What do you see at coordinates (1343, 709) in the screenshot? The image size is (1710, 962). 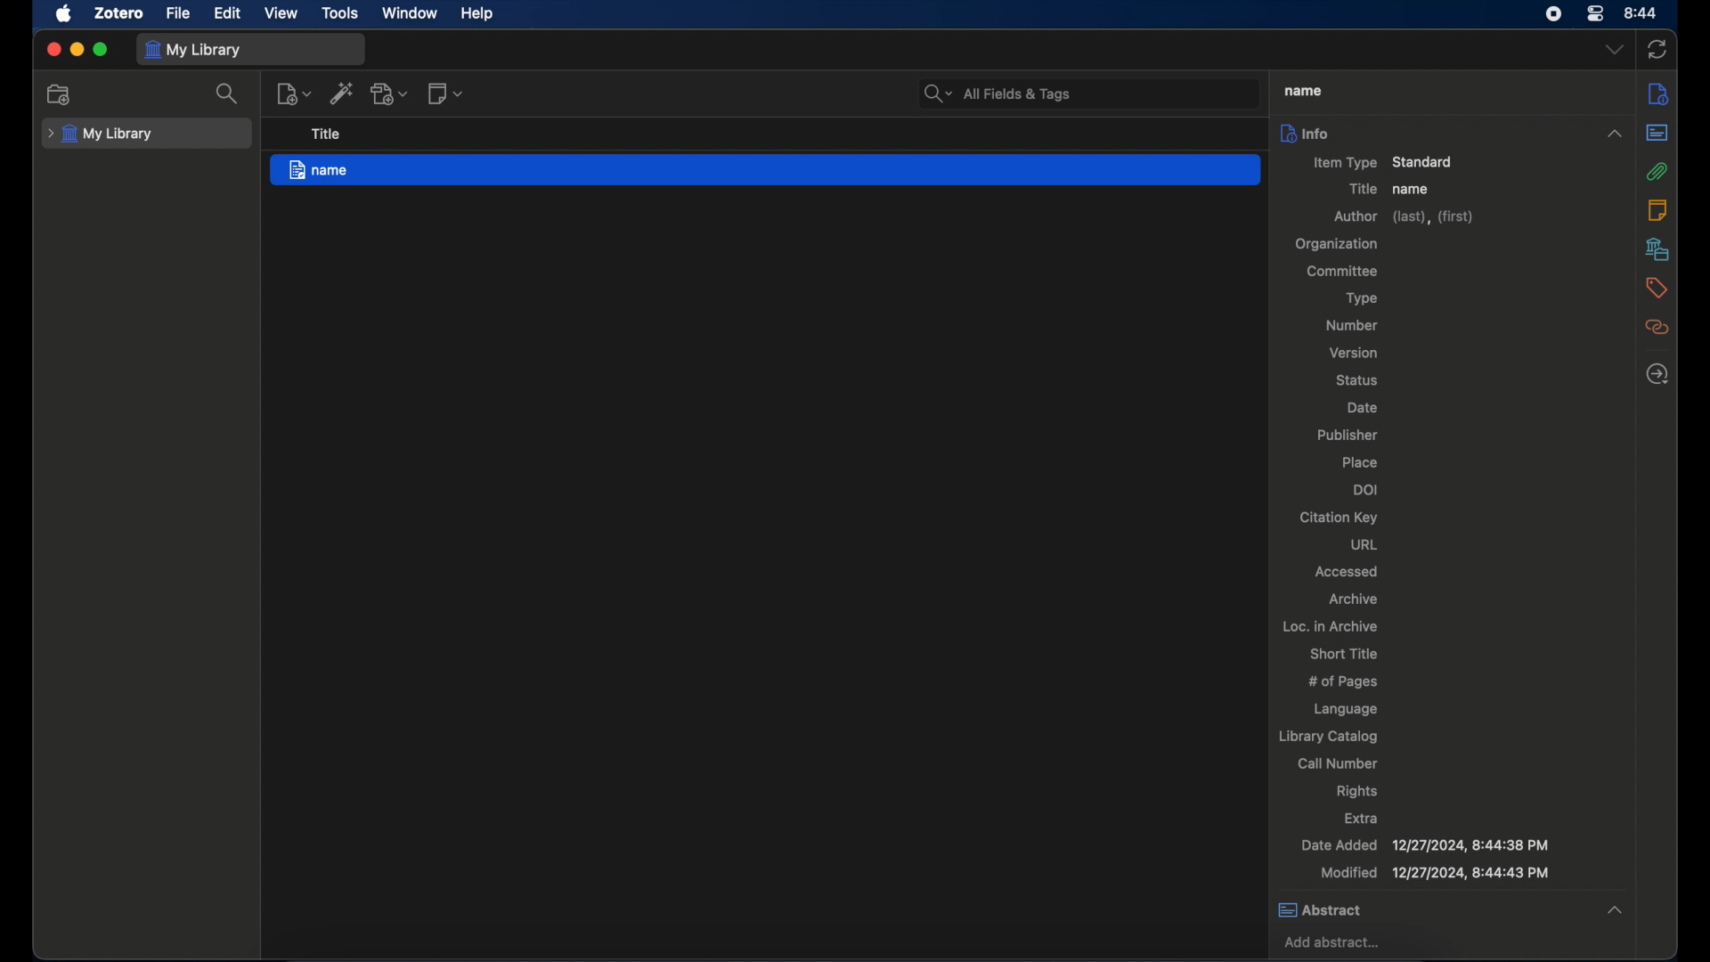 I see `language` at bounding box center [1343, 709].